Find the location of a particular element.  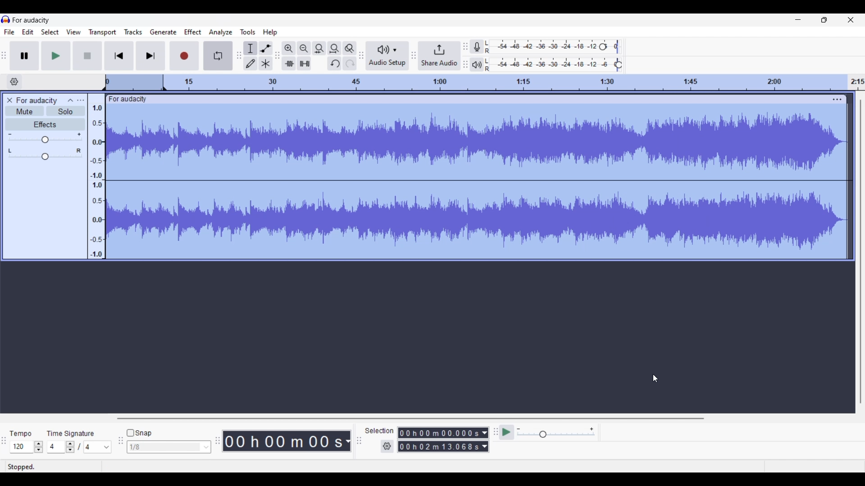

Vertical slide bar is located at coordinates (860, 251).